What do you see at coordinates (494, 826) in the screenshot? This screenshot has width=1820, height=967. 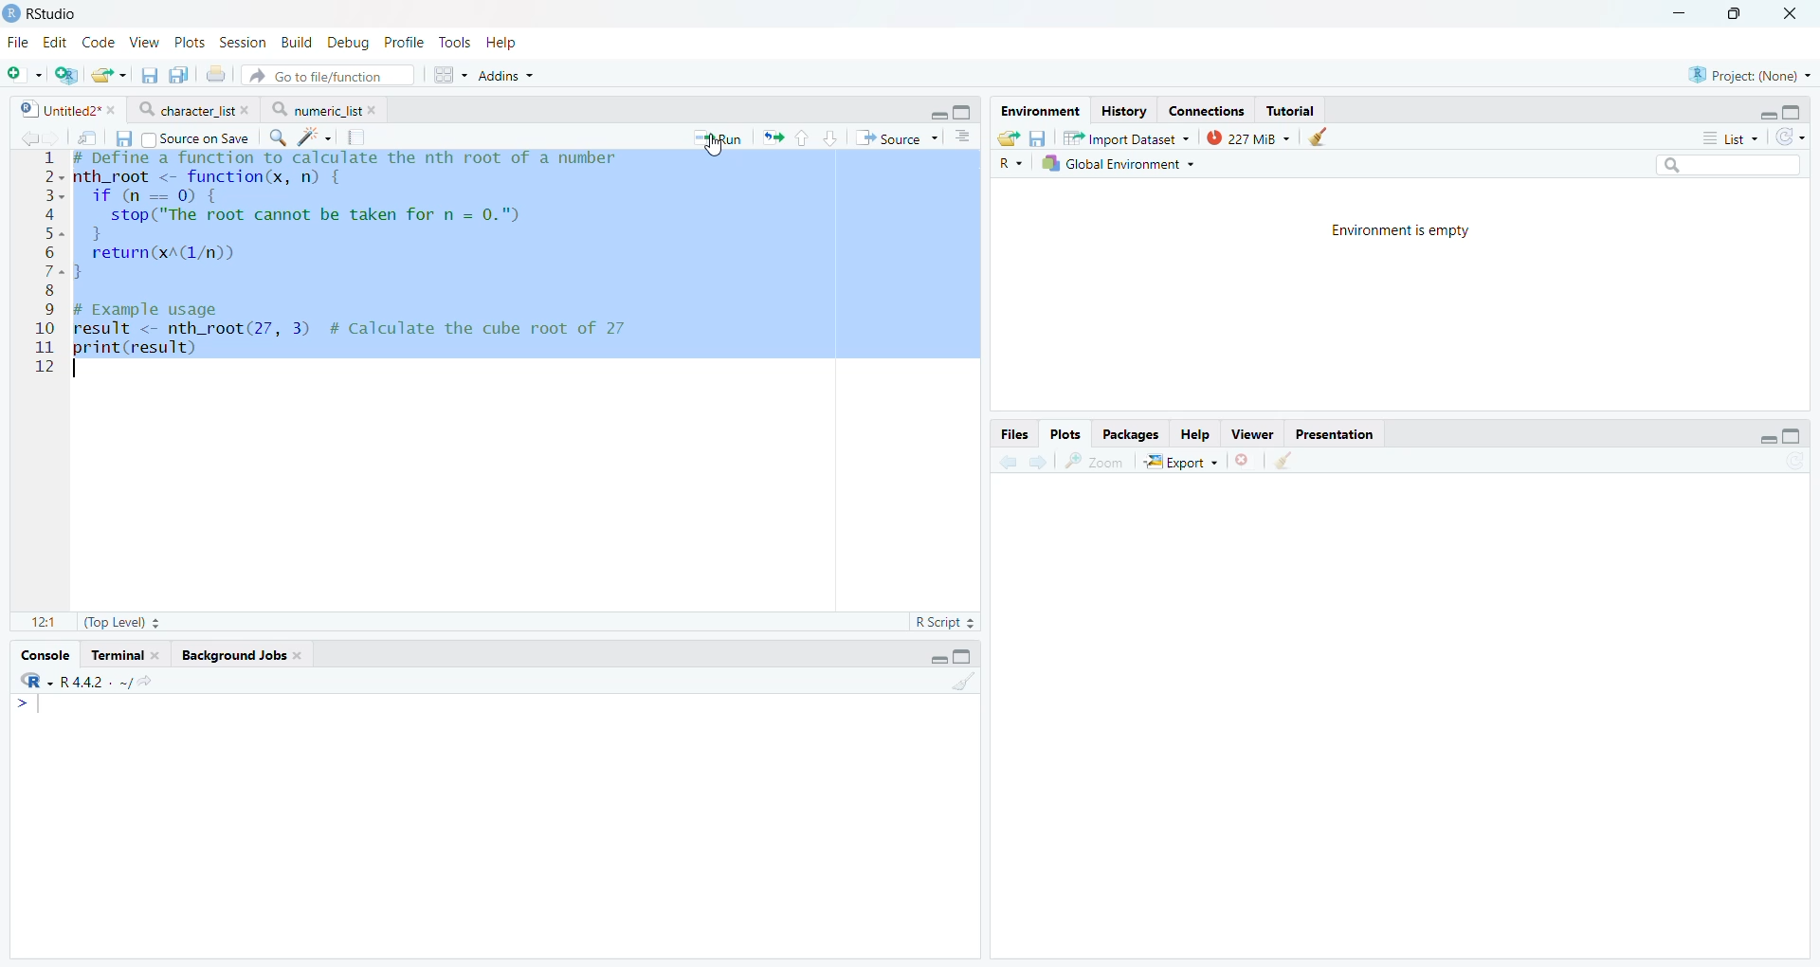 I see `Console` at bounding box center [494, 826].